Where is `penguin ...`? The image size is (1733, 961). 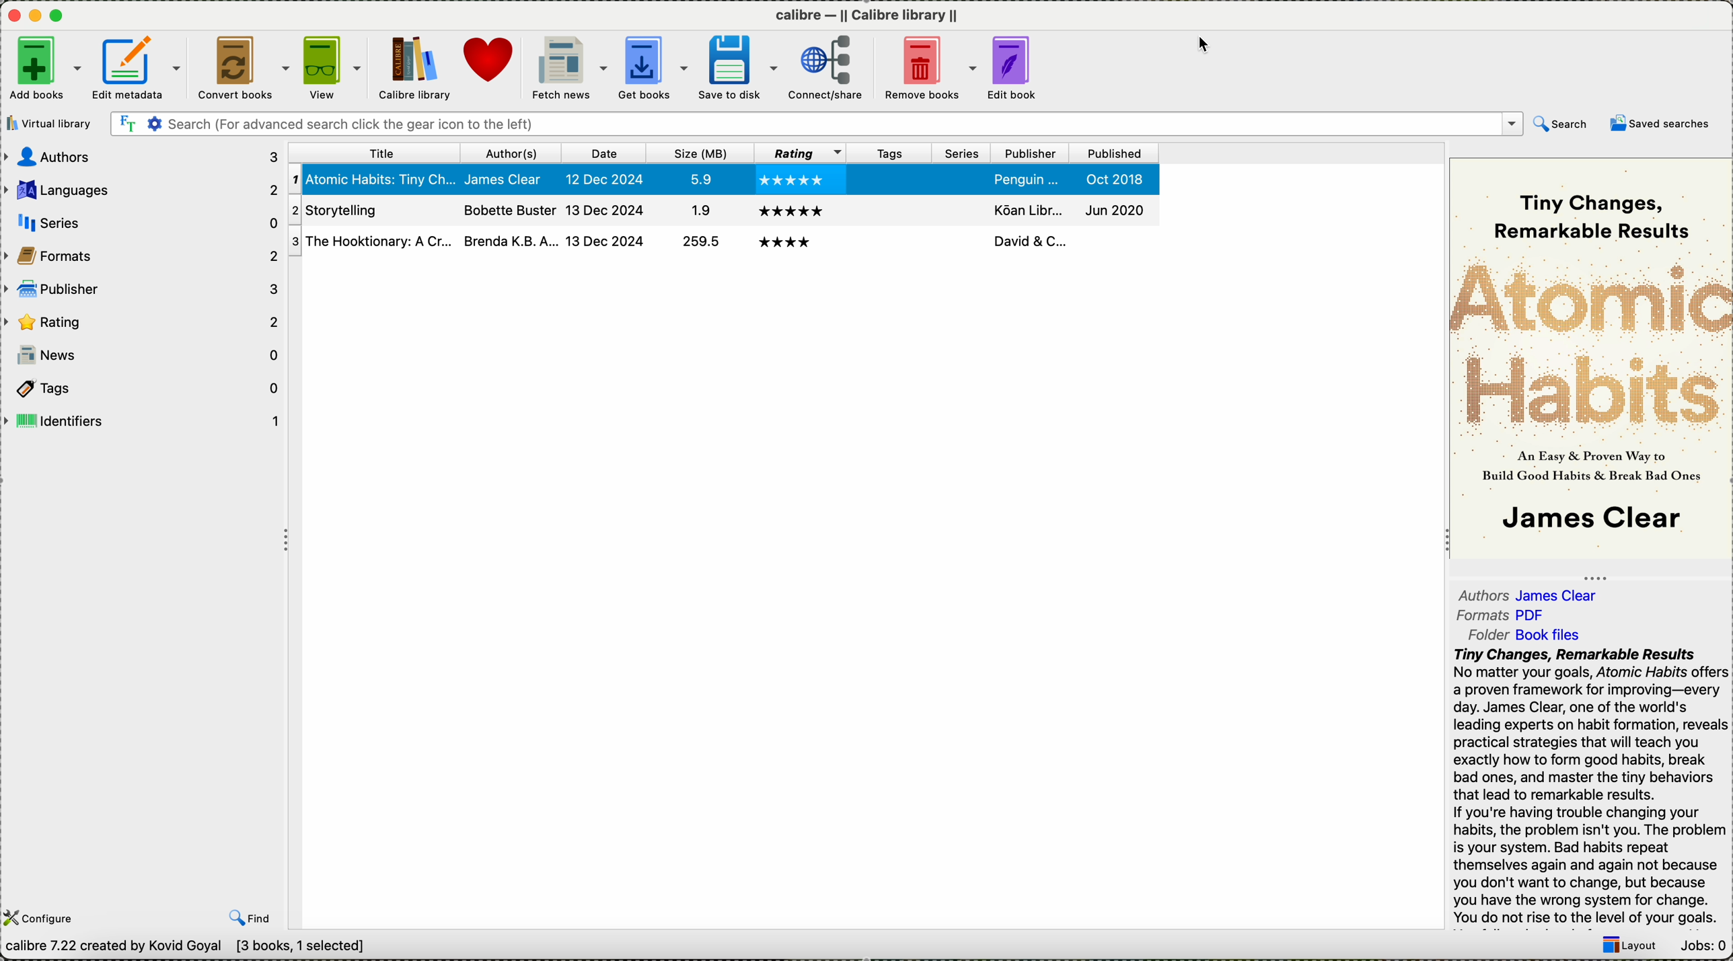 penguin ... is located at coordinates (1027, 179).